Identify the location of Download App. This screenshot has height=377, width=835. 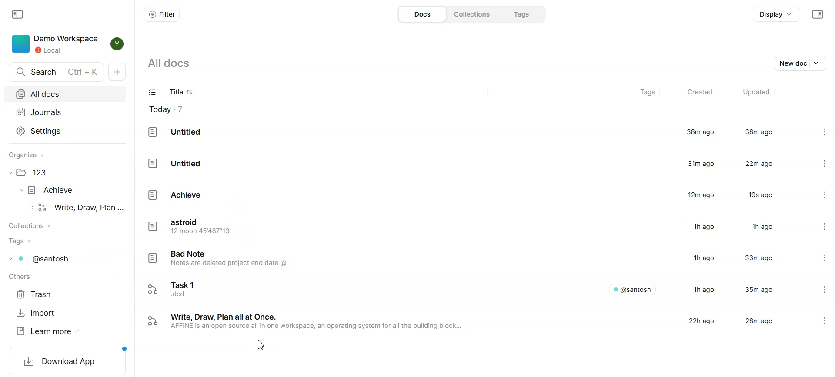
(67, 360).